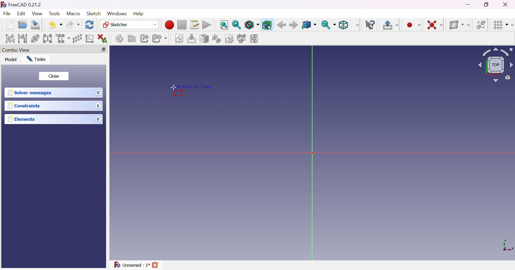 This screenshot has height=270, width=515. I want to click on Remove axes alignment, so click(89, 39).